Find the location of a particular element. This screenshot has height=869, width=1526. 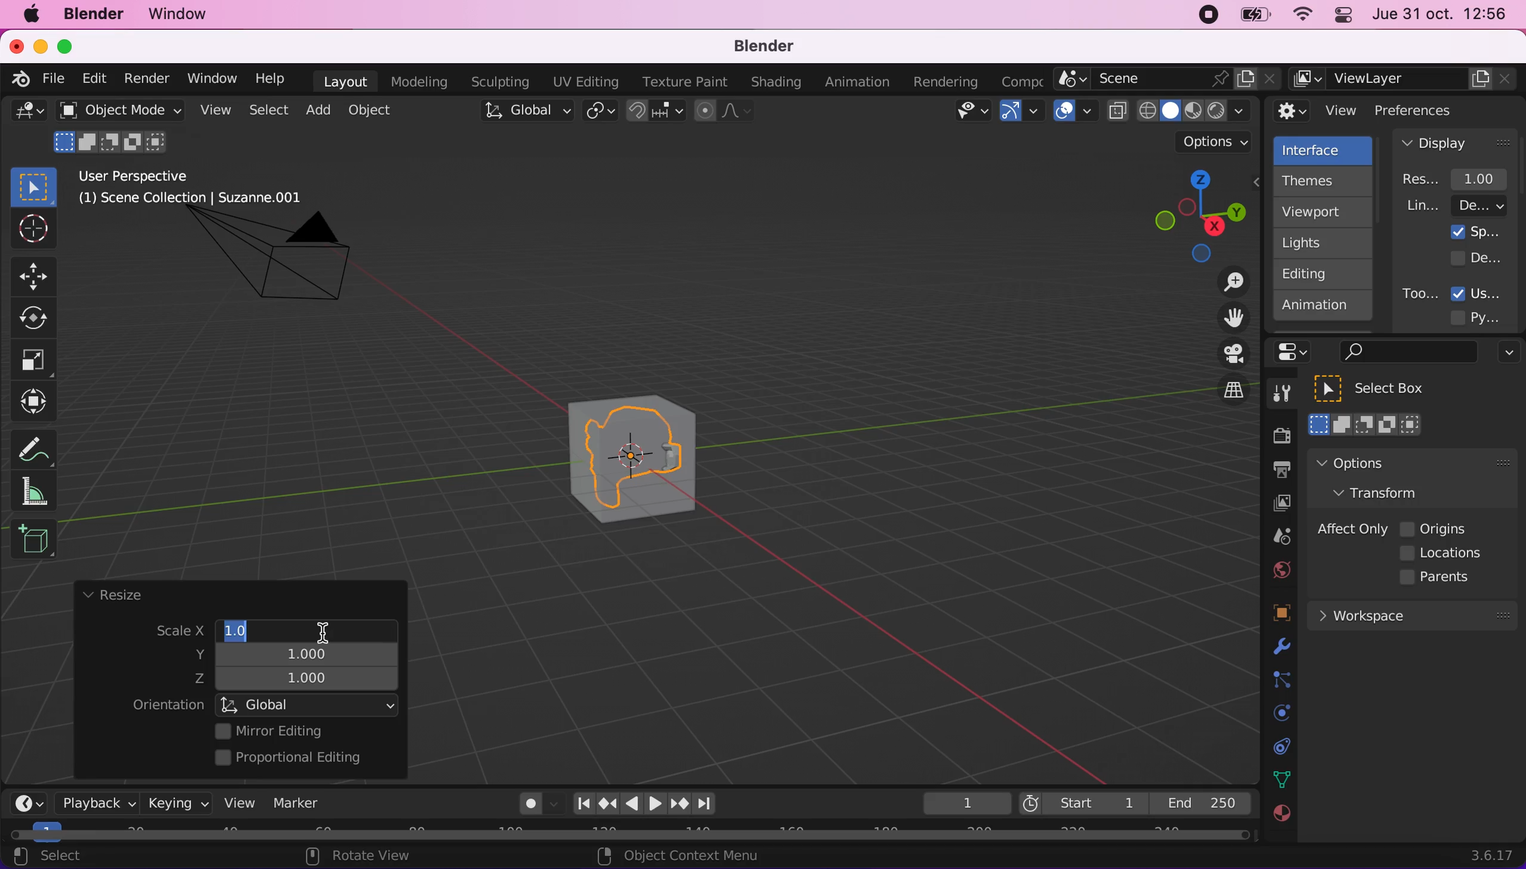

render is located at coordinates (146, 79).